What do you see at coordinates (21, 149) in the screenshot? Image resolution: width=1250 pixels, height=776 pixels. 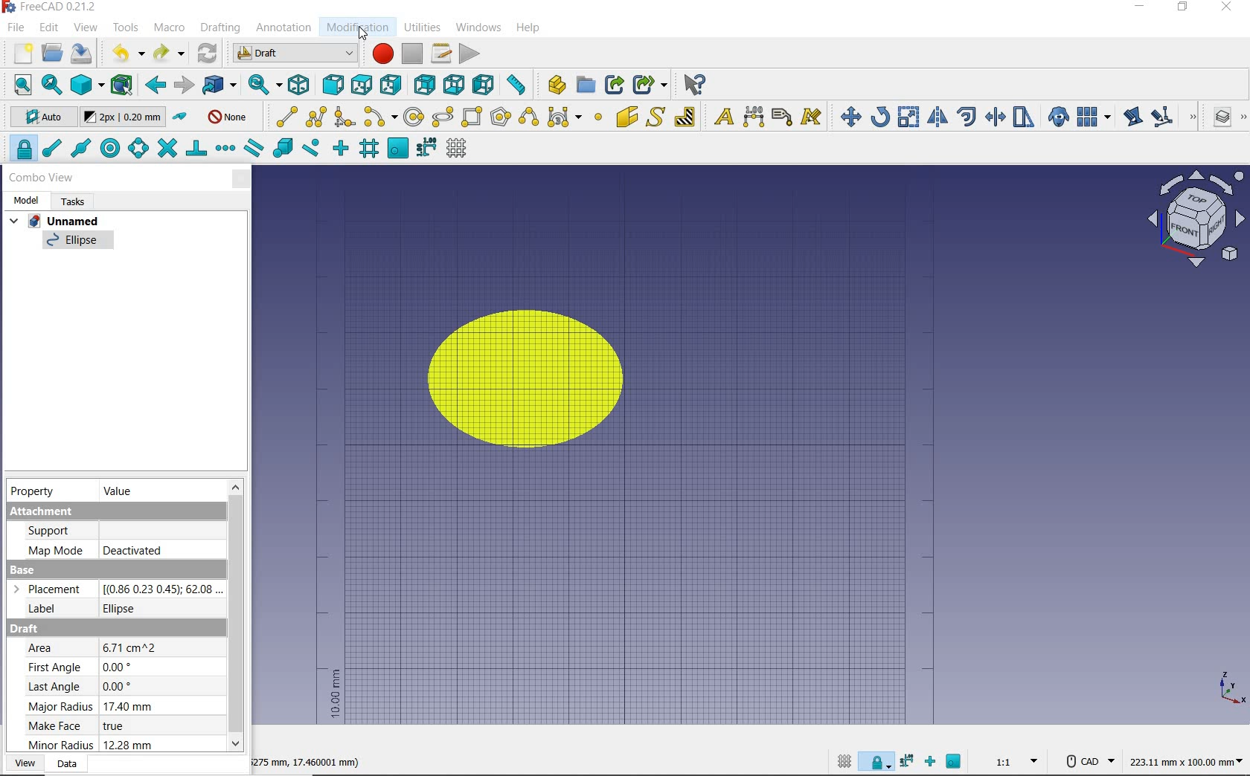 I see `snap lock` at bounding box center [21, 149].